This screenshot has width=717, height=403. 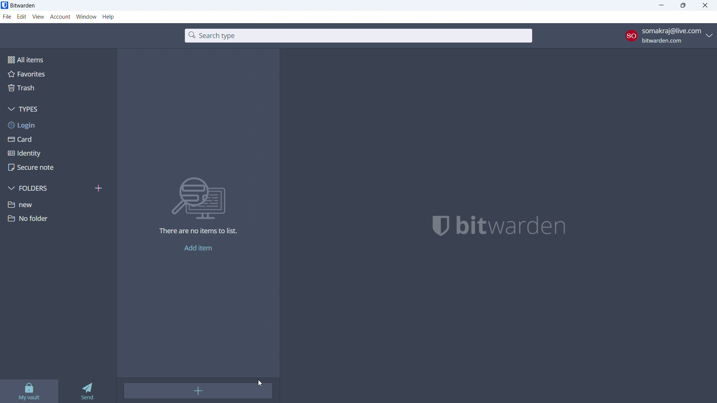 What do you see at coordinates (705, 5) in the screenshot?
I see `close` at bounding box center [705, 5].